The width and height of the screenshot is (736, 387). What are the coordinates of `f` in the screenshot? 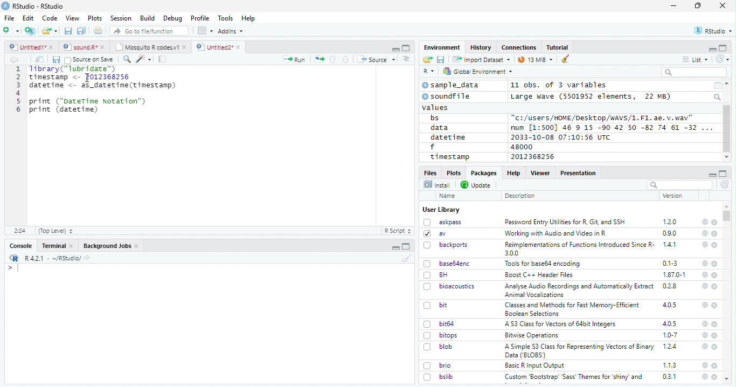 It's located at (433, 147).